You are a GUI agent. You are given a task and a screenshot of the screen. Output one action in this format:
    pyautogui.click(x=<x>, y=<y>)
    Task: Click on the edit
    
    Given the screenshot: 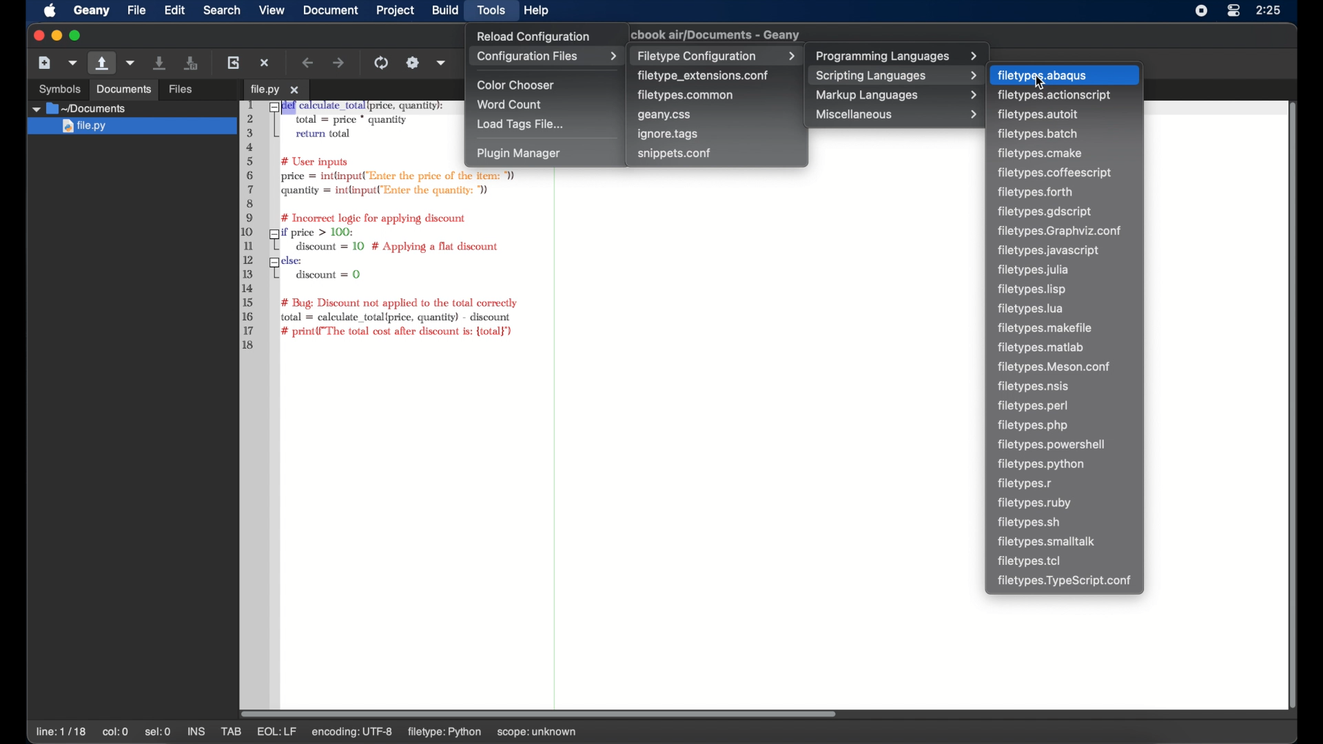 What is the action you would take?
    pyautogui.click(x=175, y=10)
    